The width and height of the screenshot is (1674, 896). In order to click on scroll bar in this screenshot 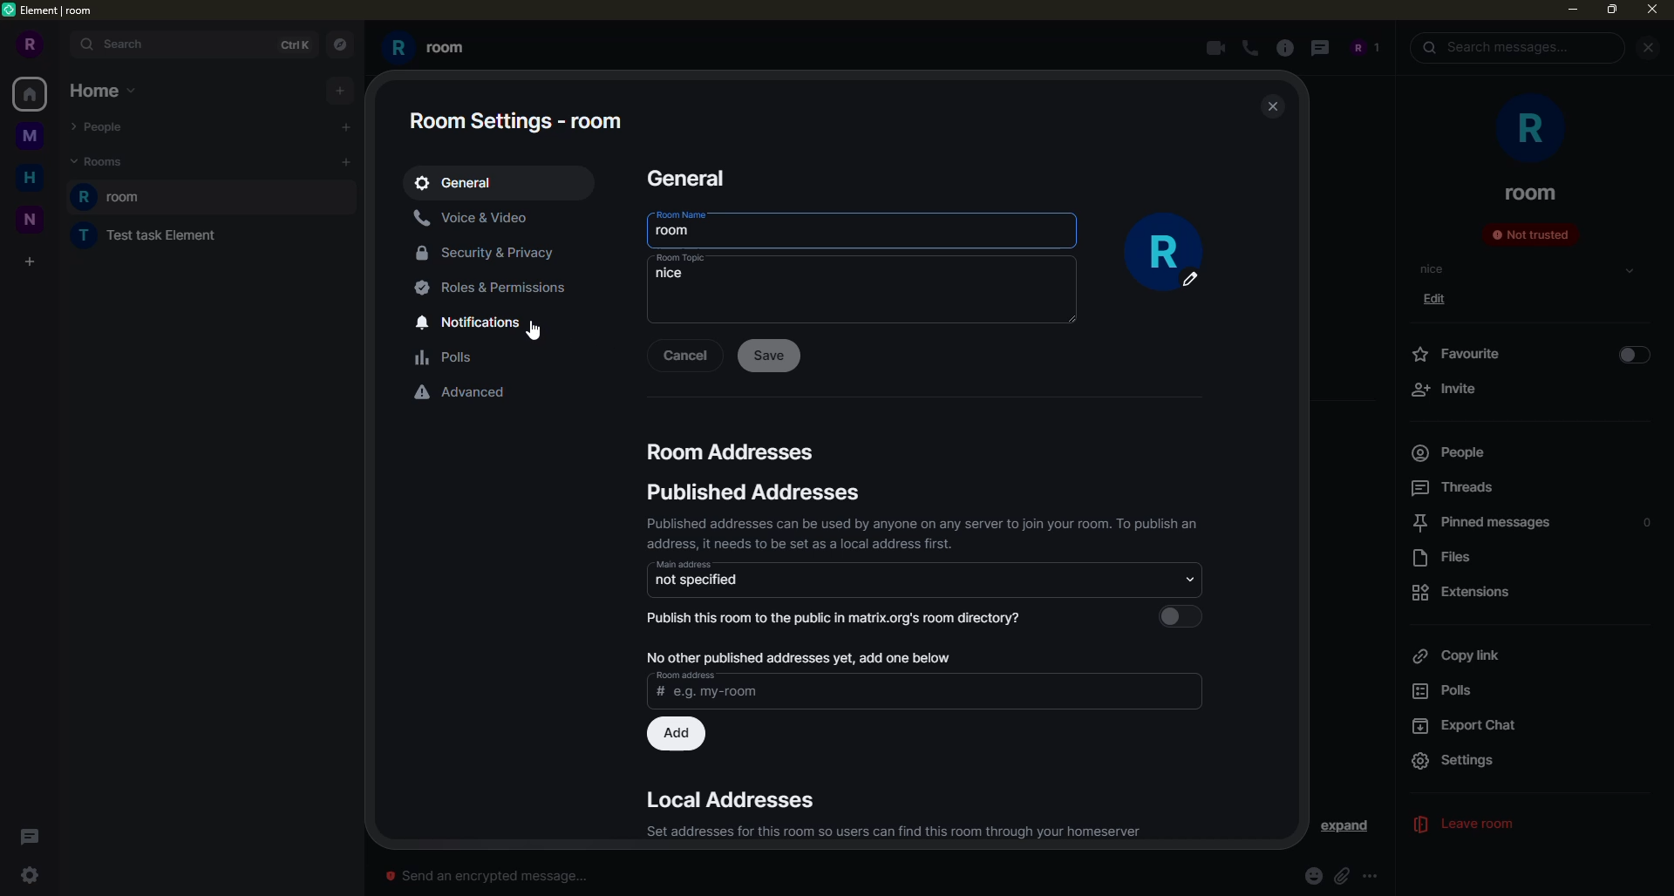, I will do `click(1390, 467)`.